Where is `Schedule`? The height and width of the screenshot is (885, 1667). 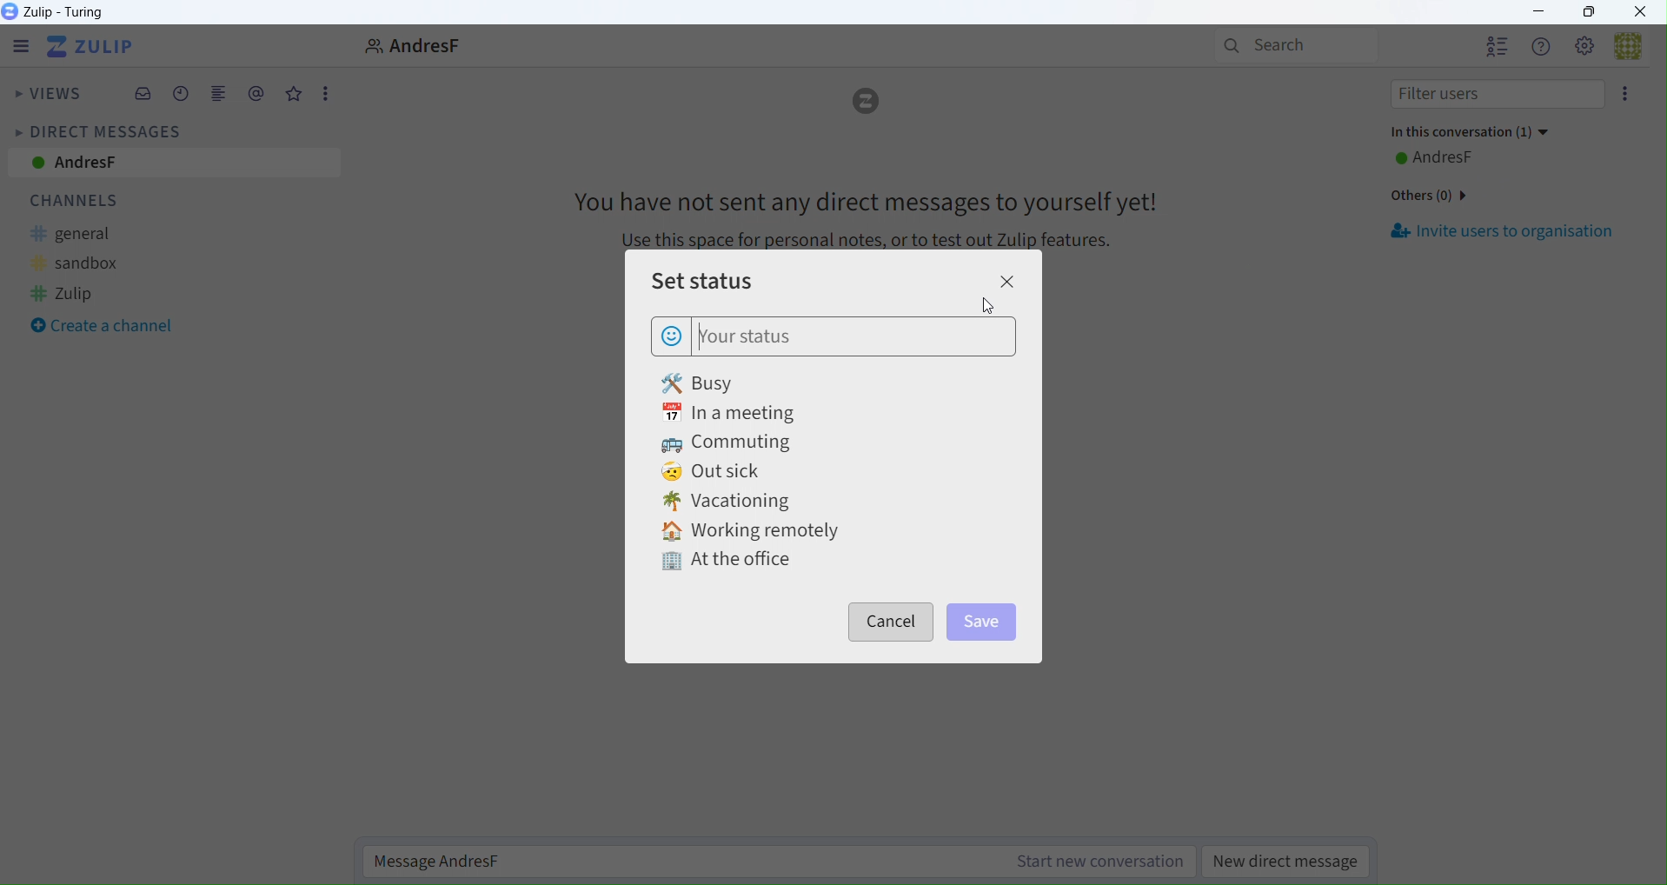
Schedule is located at coordinates (182, 96).